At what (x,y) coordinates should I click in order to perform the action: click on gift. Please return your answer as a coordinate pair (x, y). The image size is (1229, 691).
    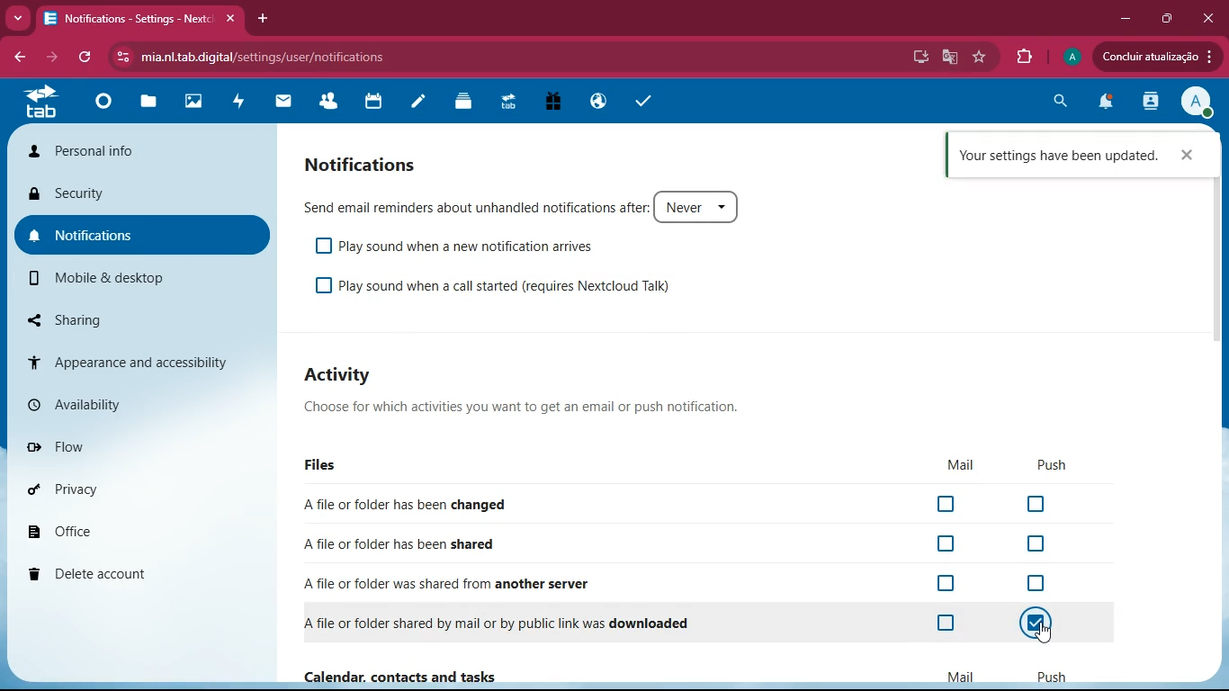
    Looking at the image, I should click on (548, 103).